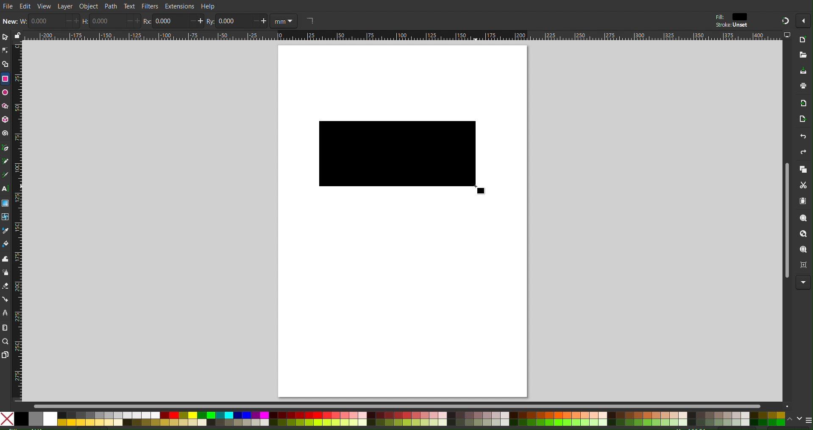  What do you see at coordinates (798, 138) in the screenshot?
I see `Undo` at bounding box center [798, 138].